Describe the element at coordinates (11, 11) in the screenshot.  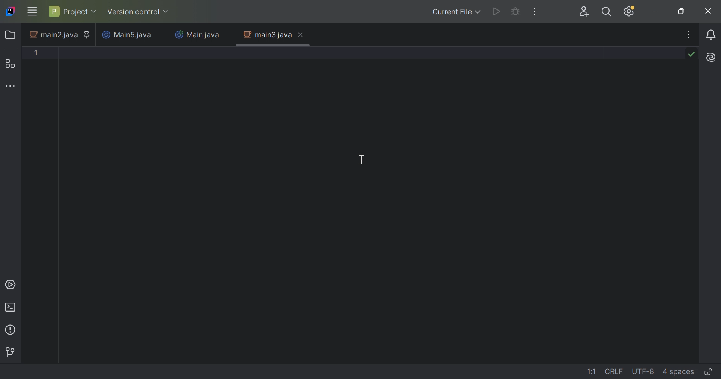
I see `IntelliJ IDEA icon` at that location.